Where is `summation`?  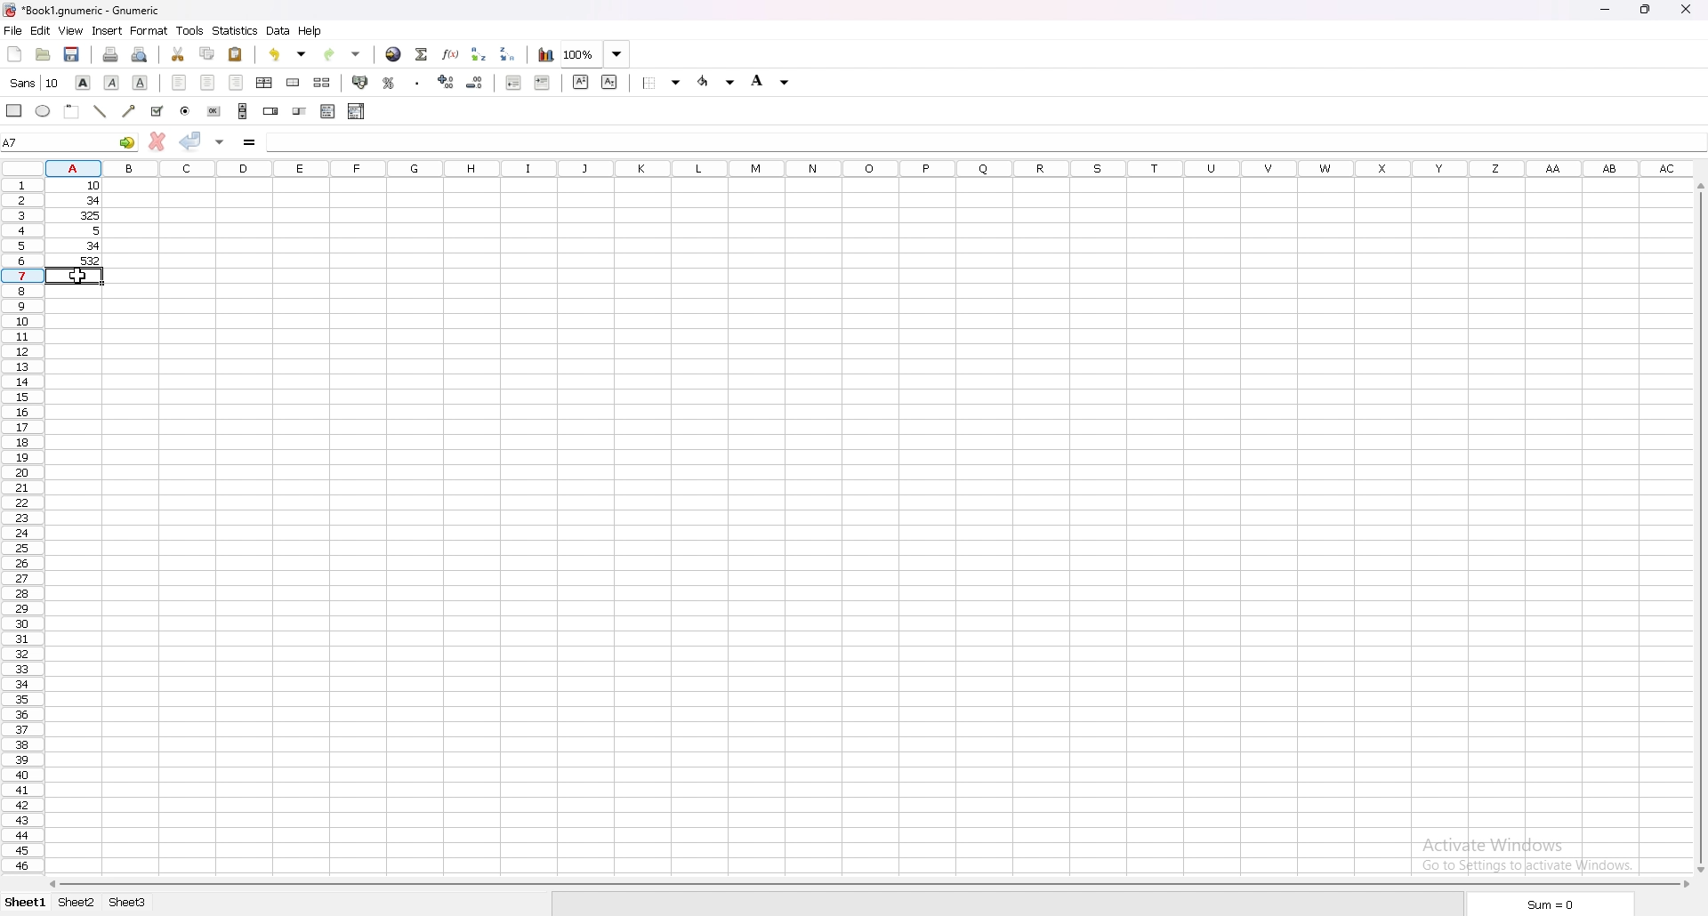
summation is located at coordinates (423, 54).